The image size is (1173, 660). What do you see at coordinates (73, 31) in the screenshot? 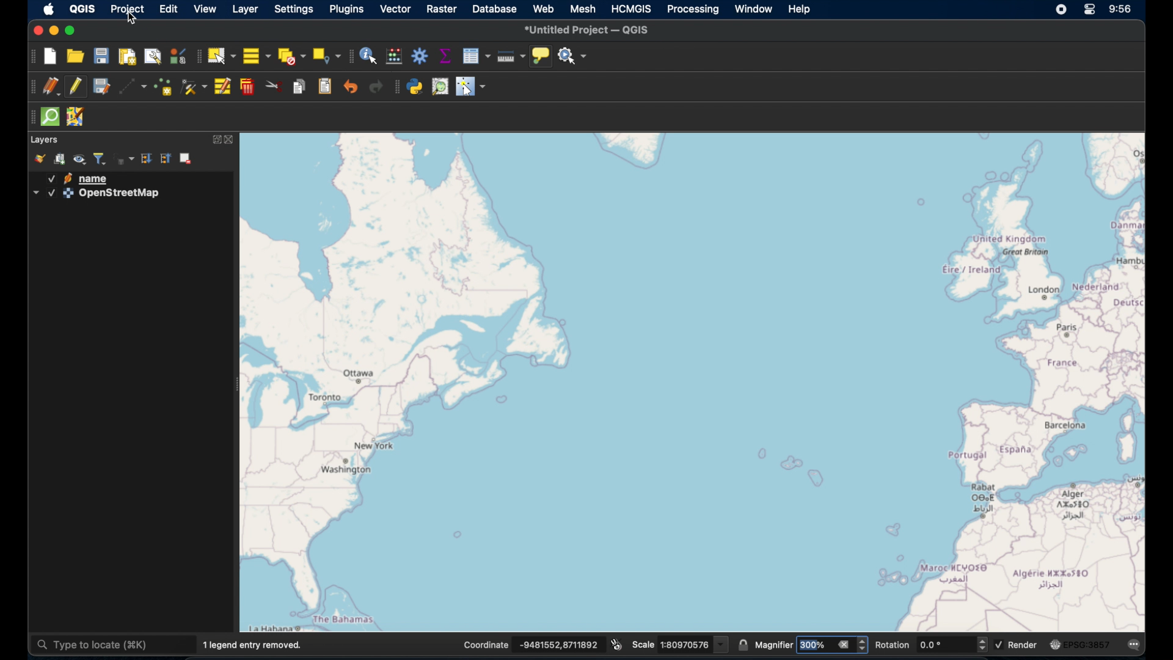
I see `maximize` at bounding box center [73, 31].